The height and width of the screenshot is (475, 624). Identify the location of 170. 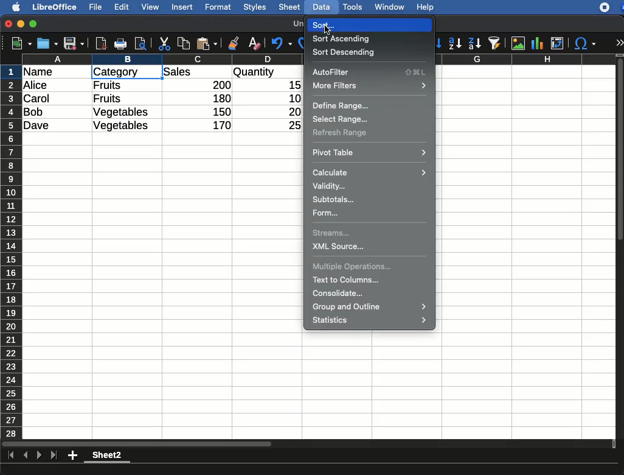
(218, 125).